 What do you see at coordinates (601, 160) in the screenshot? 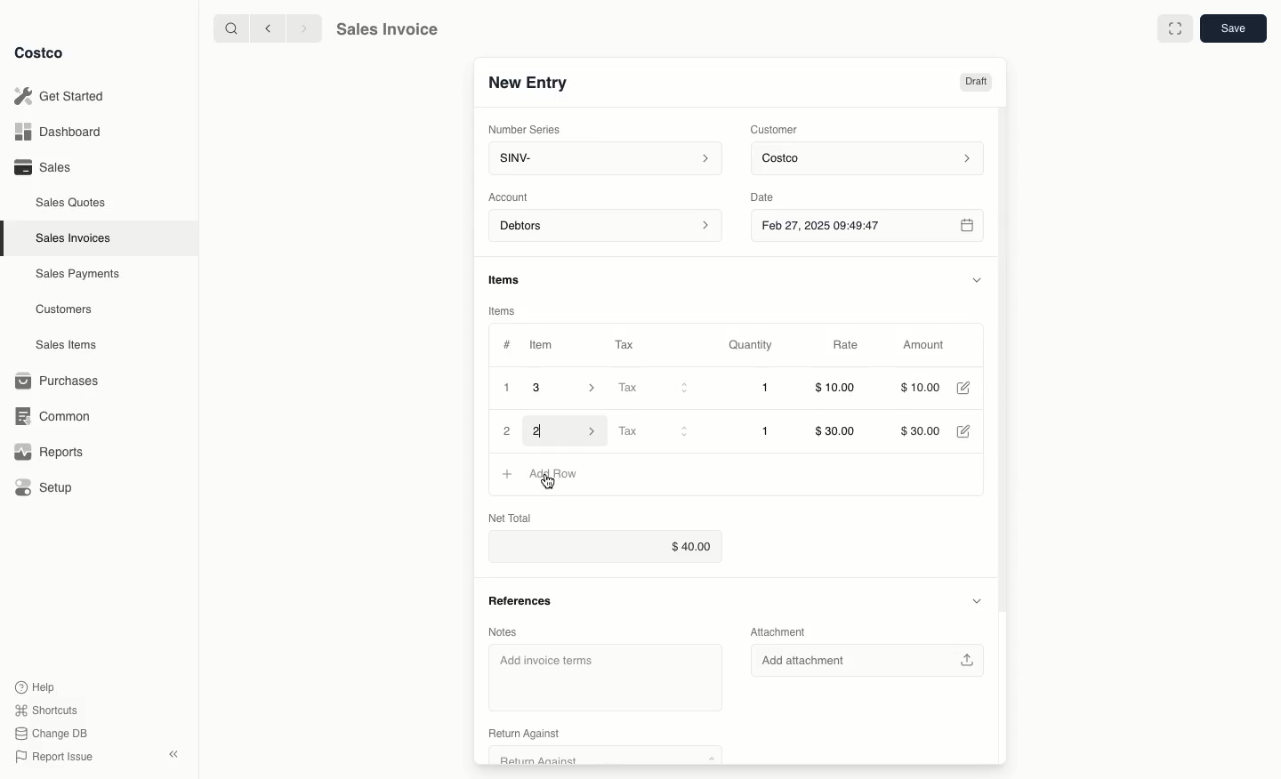
I see `SINV-` at bounding box center [601, 160].